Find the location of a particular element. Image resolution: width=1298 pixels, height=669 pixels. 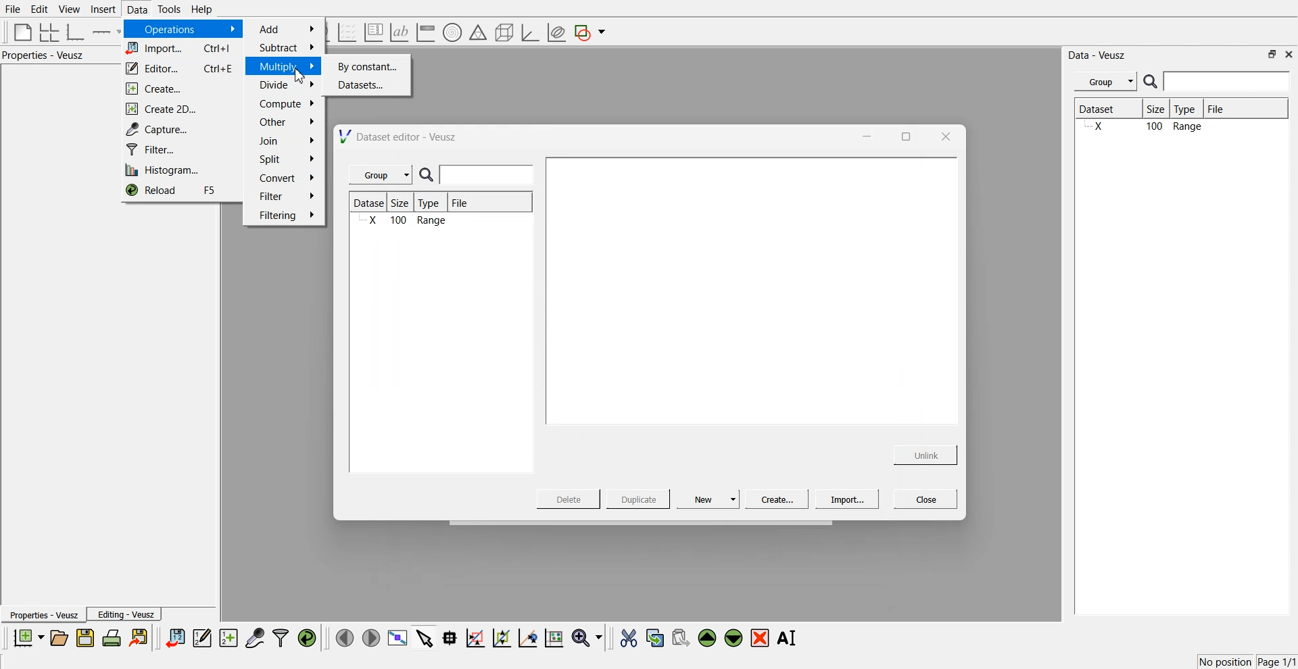

Create 2D... is located at coordinates (181, 109).